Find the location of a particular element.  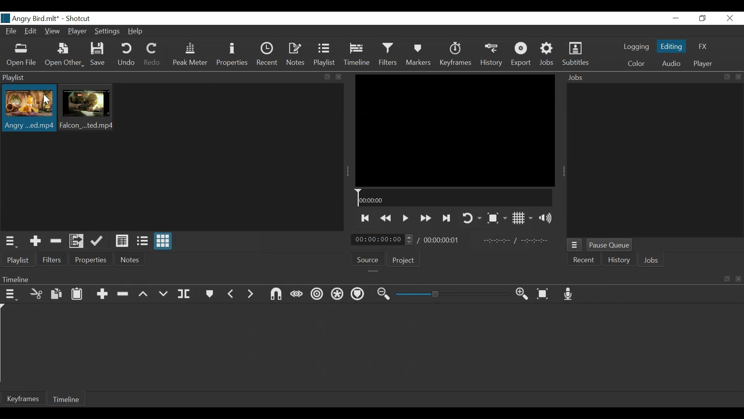

Scrub while dragging is located at coordinates (296, 295).